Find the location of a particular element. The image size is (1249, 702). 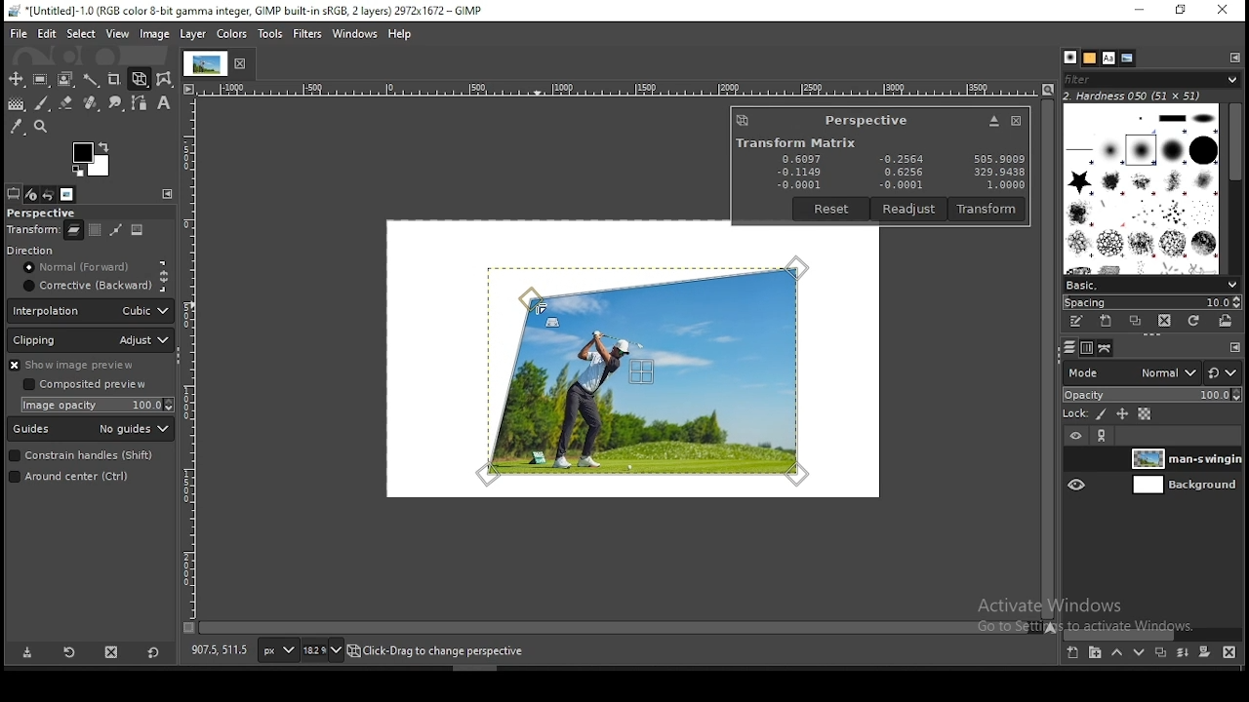

gradient tool is located at coordinates (20, 104).